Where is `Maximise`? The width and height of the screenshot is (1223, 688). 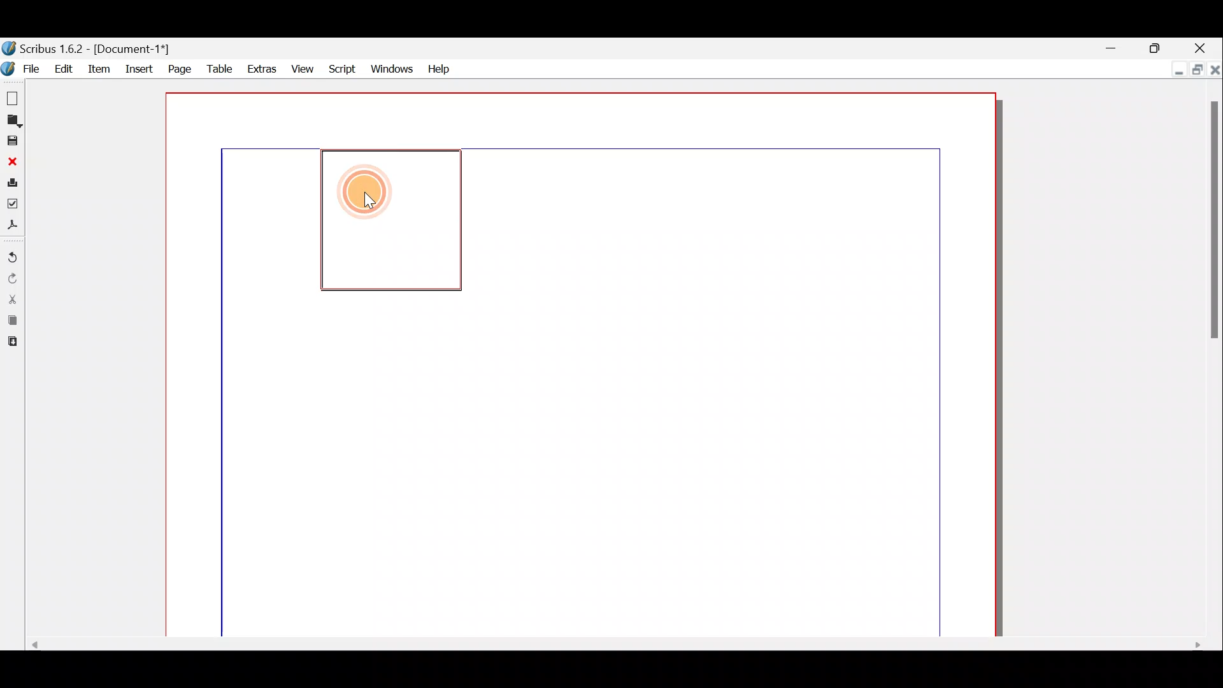
Maximise is located at coordinates (1156, 47).